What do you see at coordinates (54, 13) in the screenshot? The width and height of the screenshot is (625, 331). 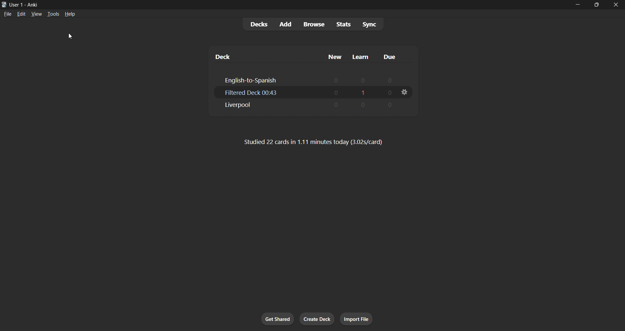 I see `tools` at bounding box center [54, 13].